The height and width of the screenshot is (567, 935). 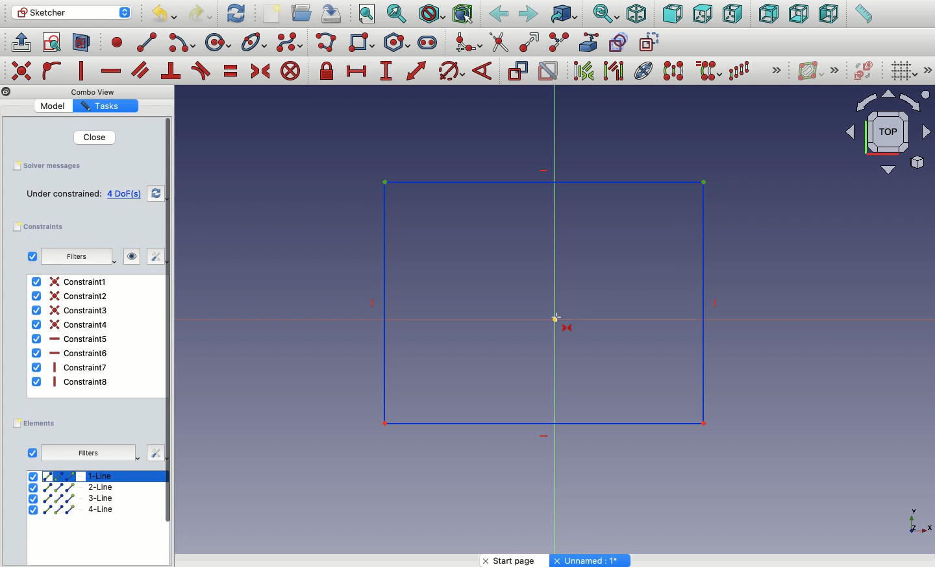 I want to click on 1-line, so click(x=72, y=476).